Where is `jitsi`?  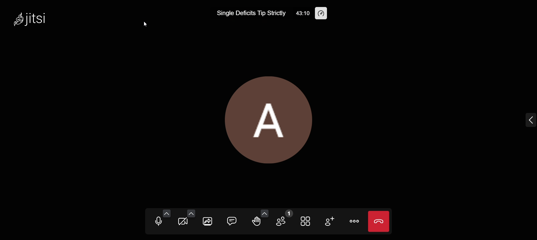
jitsi is located at coordinates (30, 18).